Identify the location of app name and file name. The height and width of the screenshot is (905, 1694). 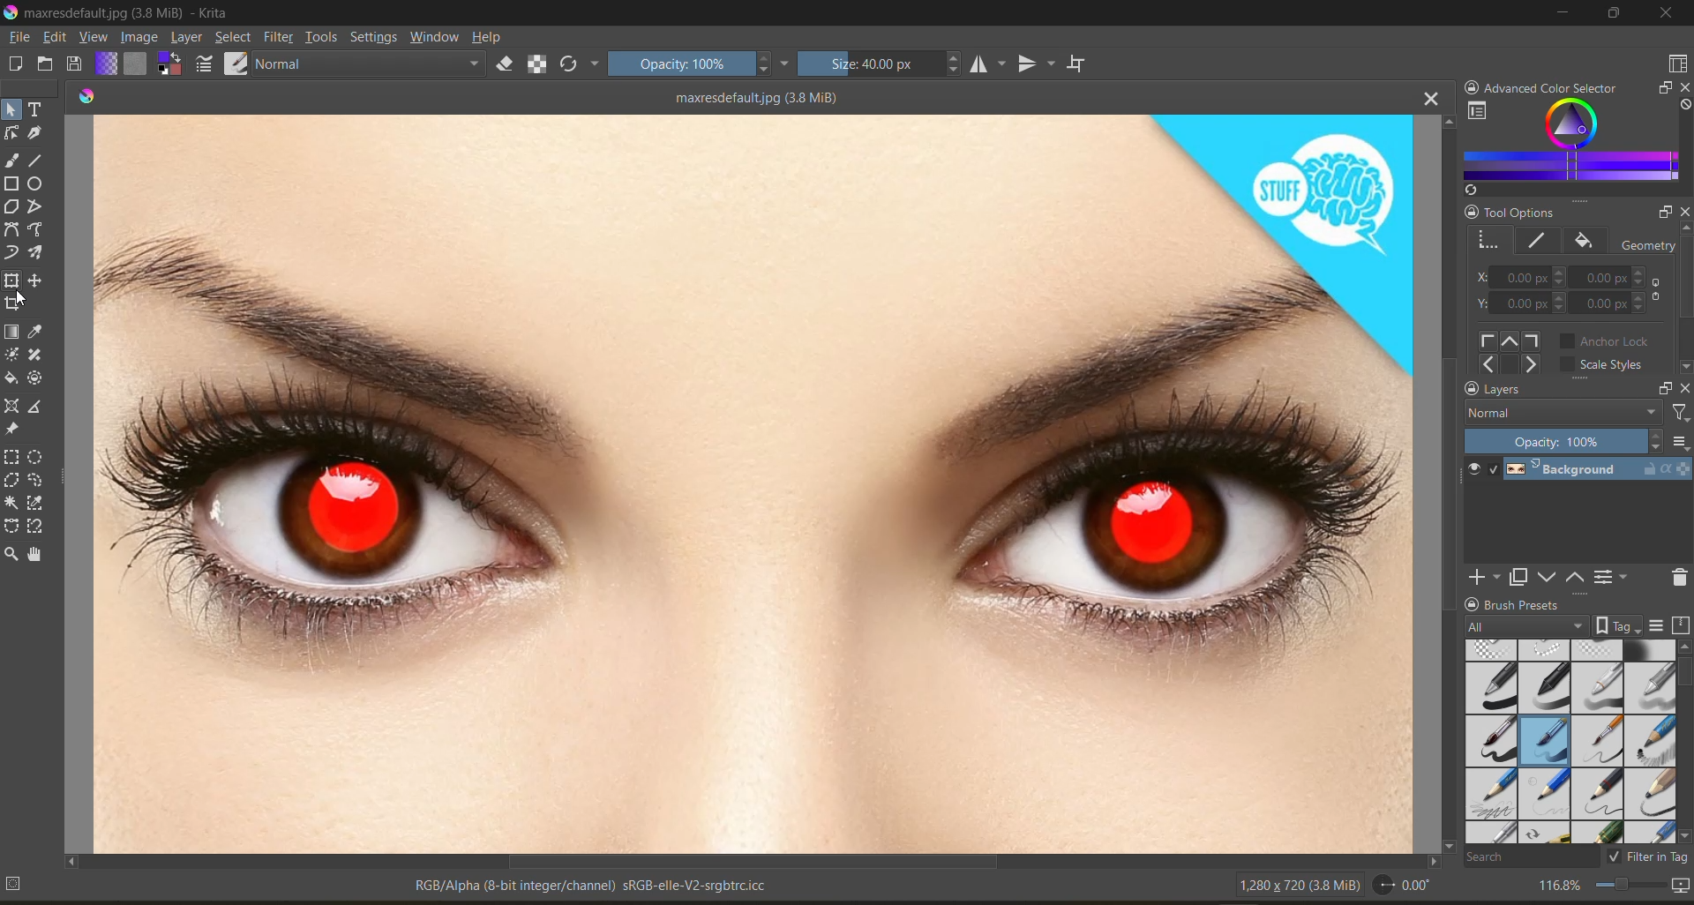
(125, 11).